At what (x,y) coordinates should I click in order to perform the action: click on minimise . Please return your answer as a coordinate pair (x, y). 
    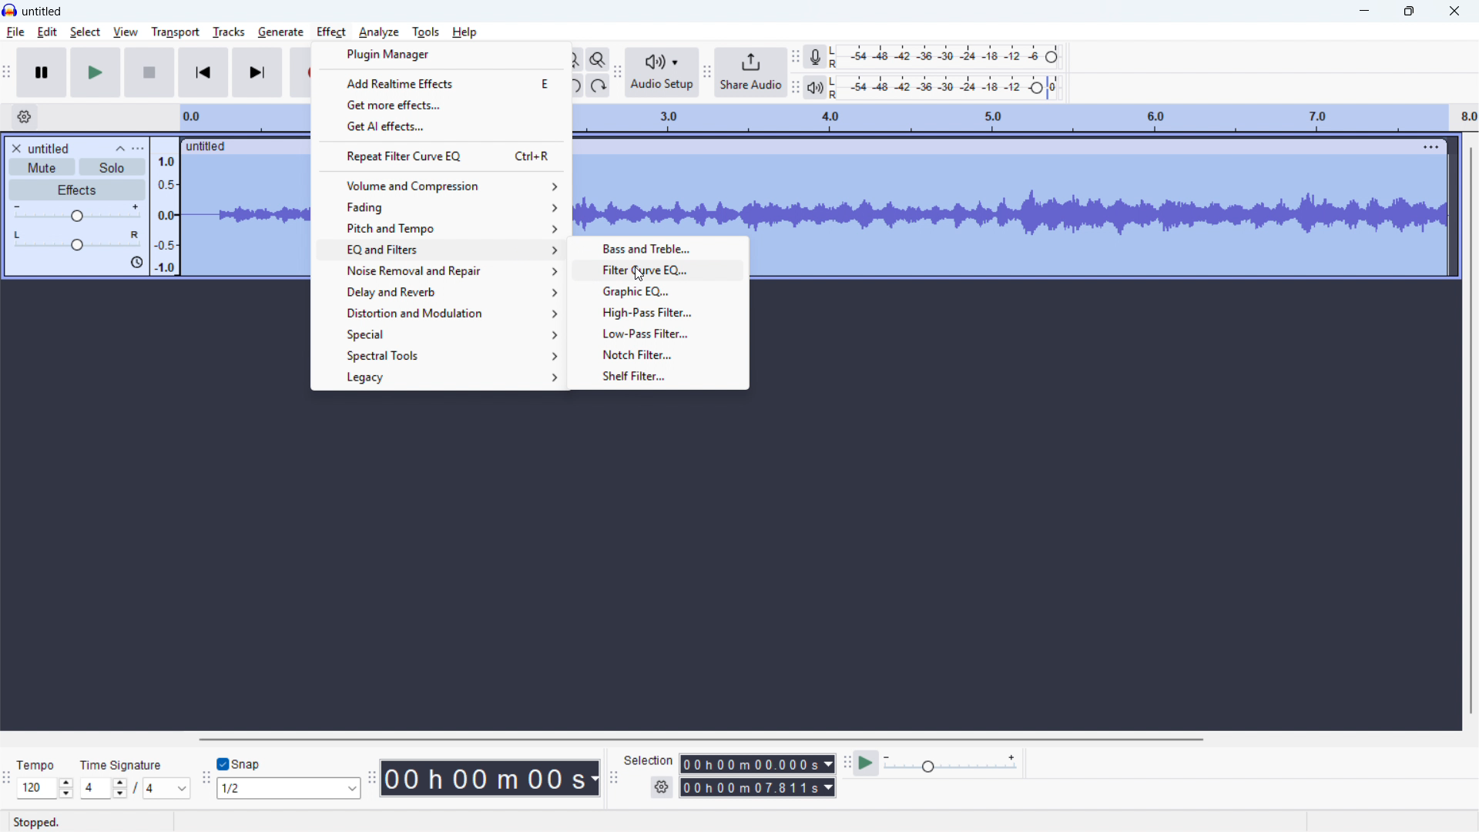
    Looking at the image, I should click on (1362, 12).